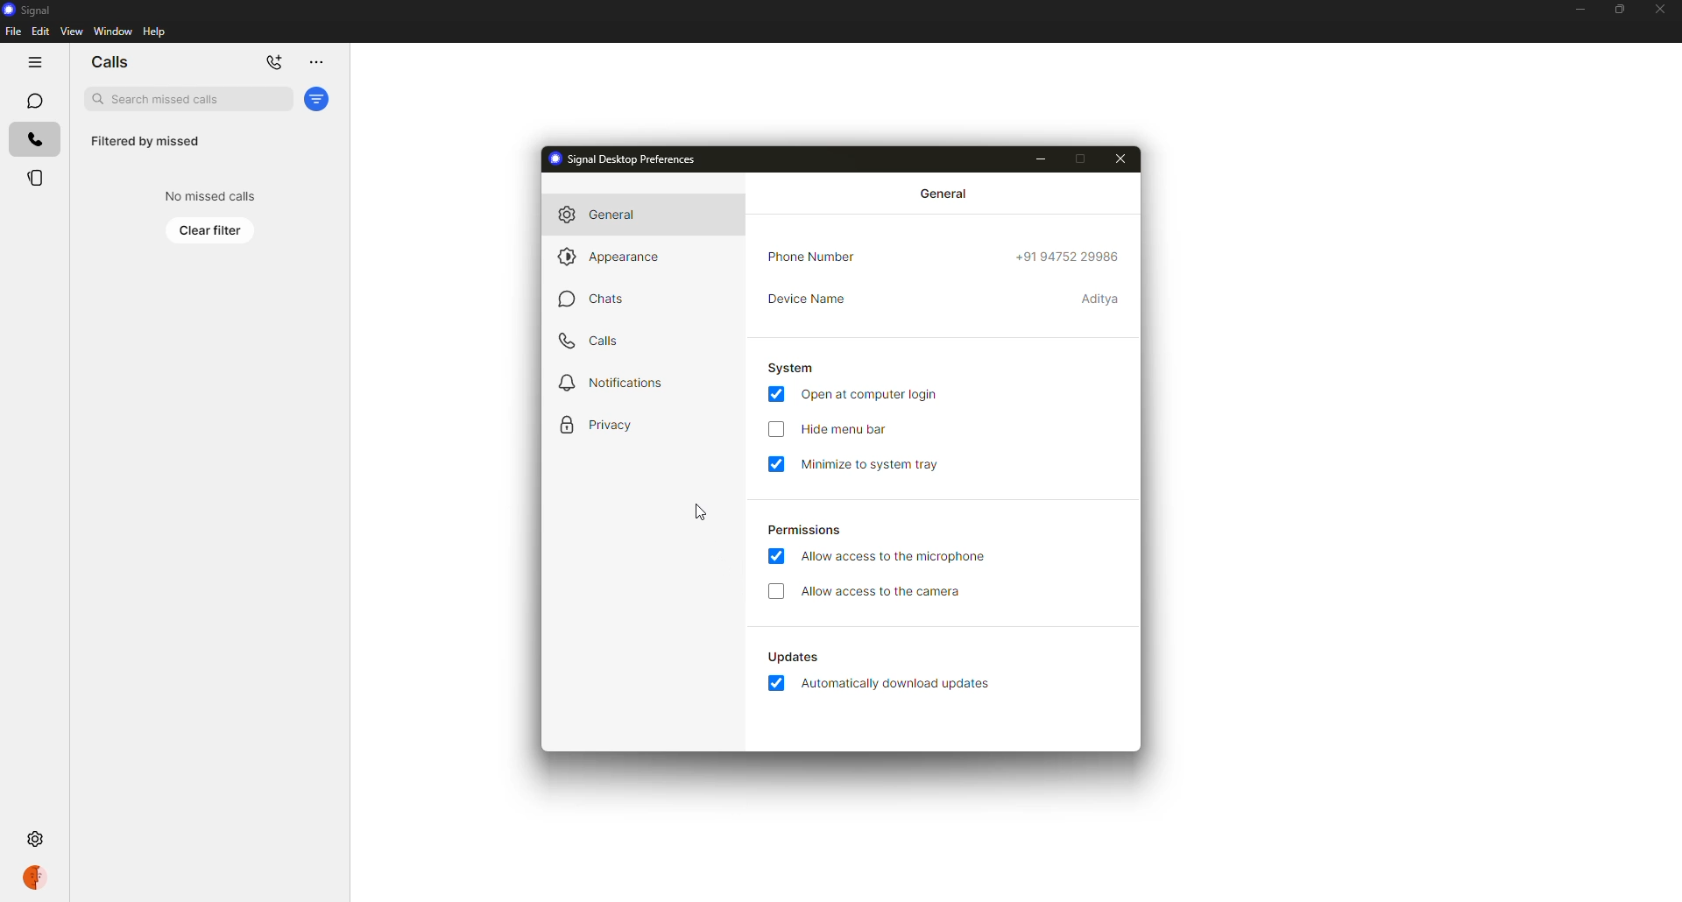 The width and height of the screenshot is (1682, 902). Describe the element at coordinates (29, 9) in the screenshot. I see `signal` at that location.